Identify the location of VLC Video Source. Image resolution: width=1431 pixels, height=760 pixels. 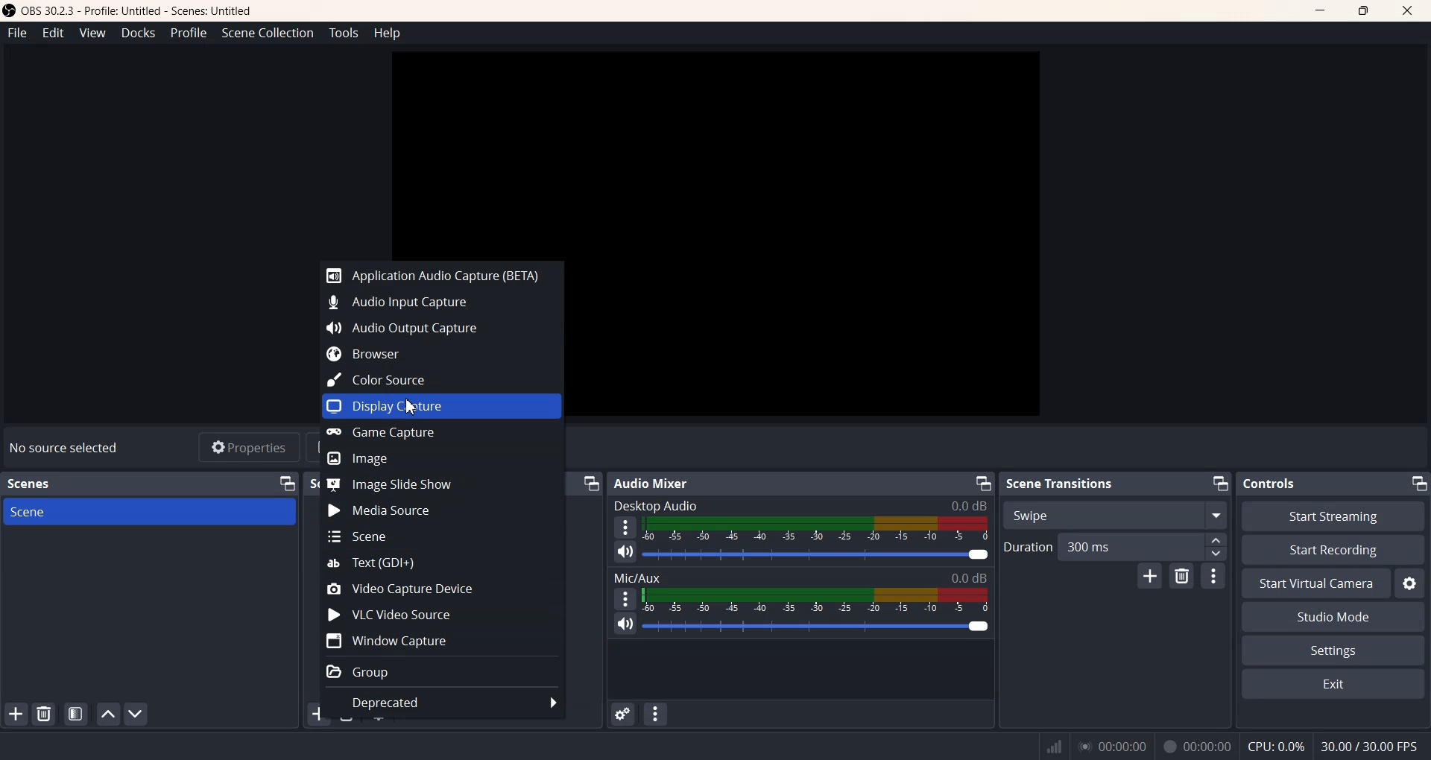
(440, 615).